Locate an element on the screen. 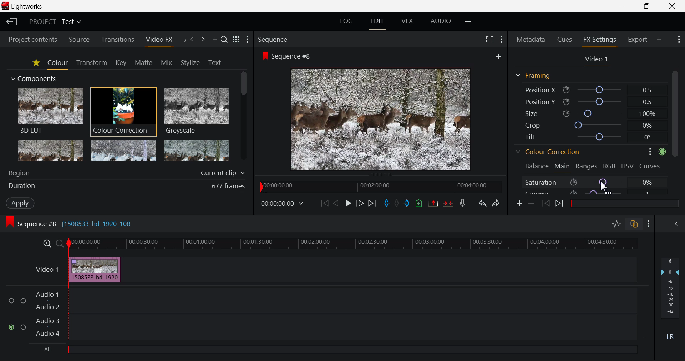  Show Audio Mix is located at coordinates (676, 224).